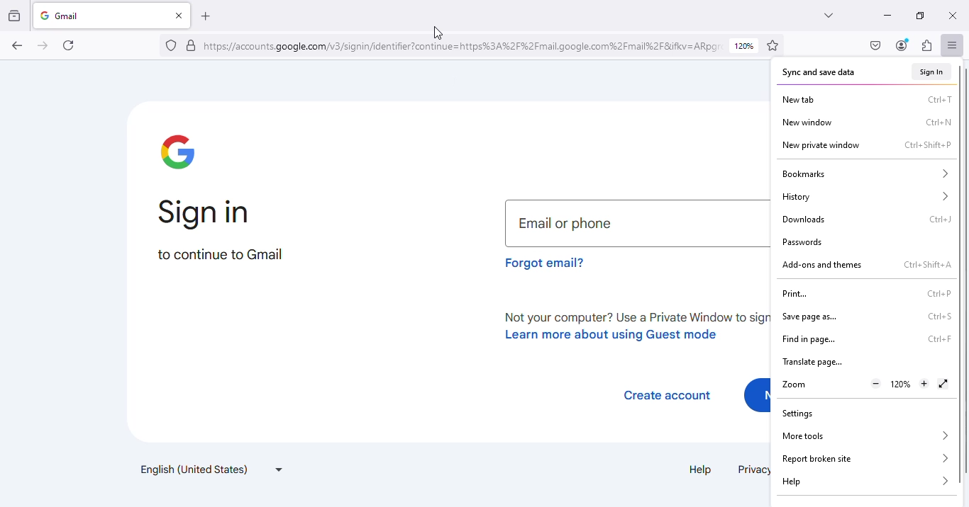  Describe the element at coordinates (798, 99) in the screenshot. I see `new tab` at that location.